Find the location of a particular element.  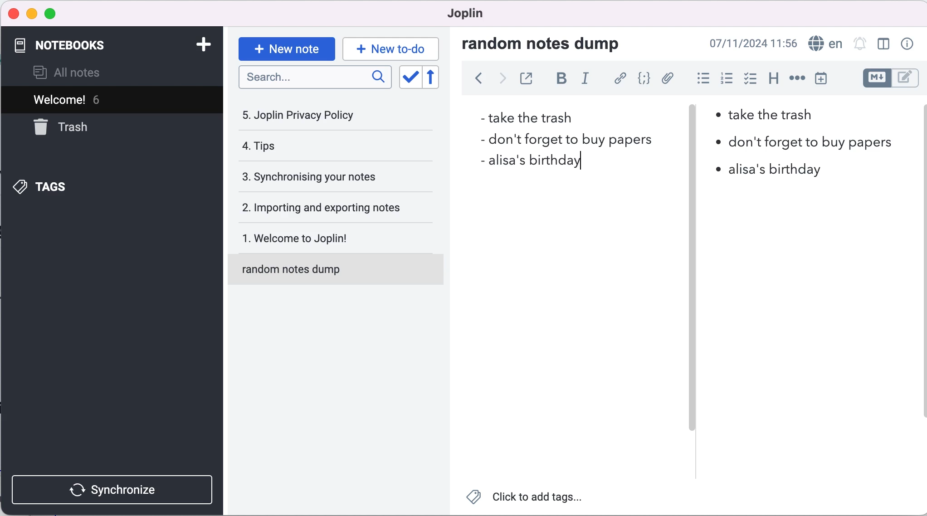

toggle editors is located at coordinates (890, 79).